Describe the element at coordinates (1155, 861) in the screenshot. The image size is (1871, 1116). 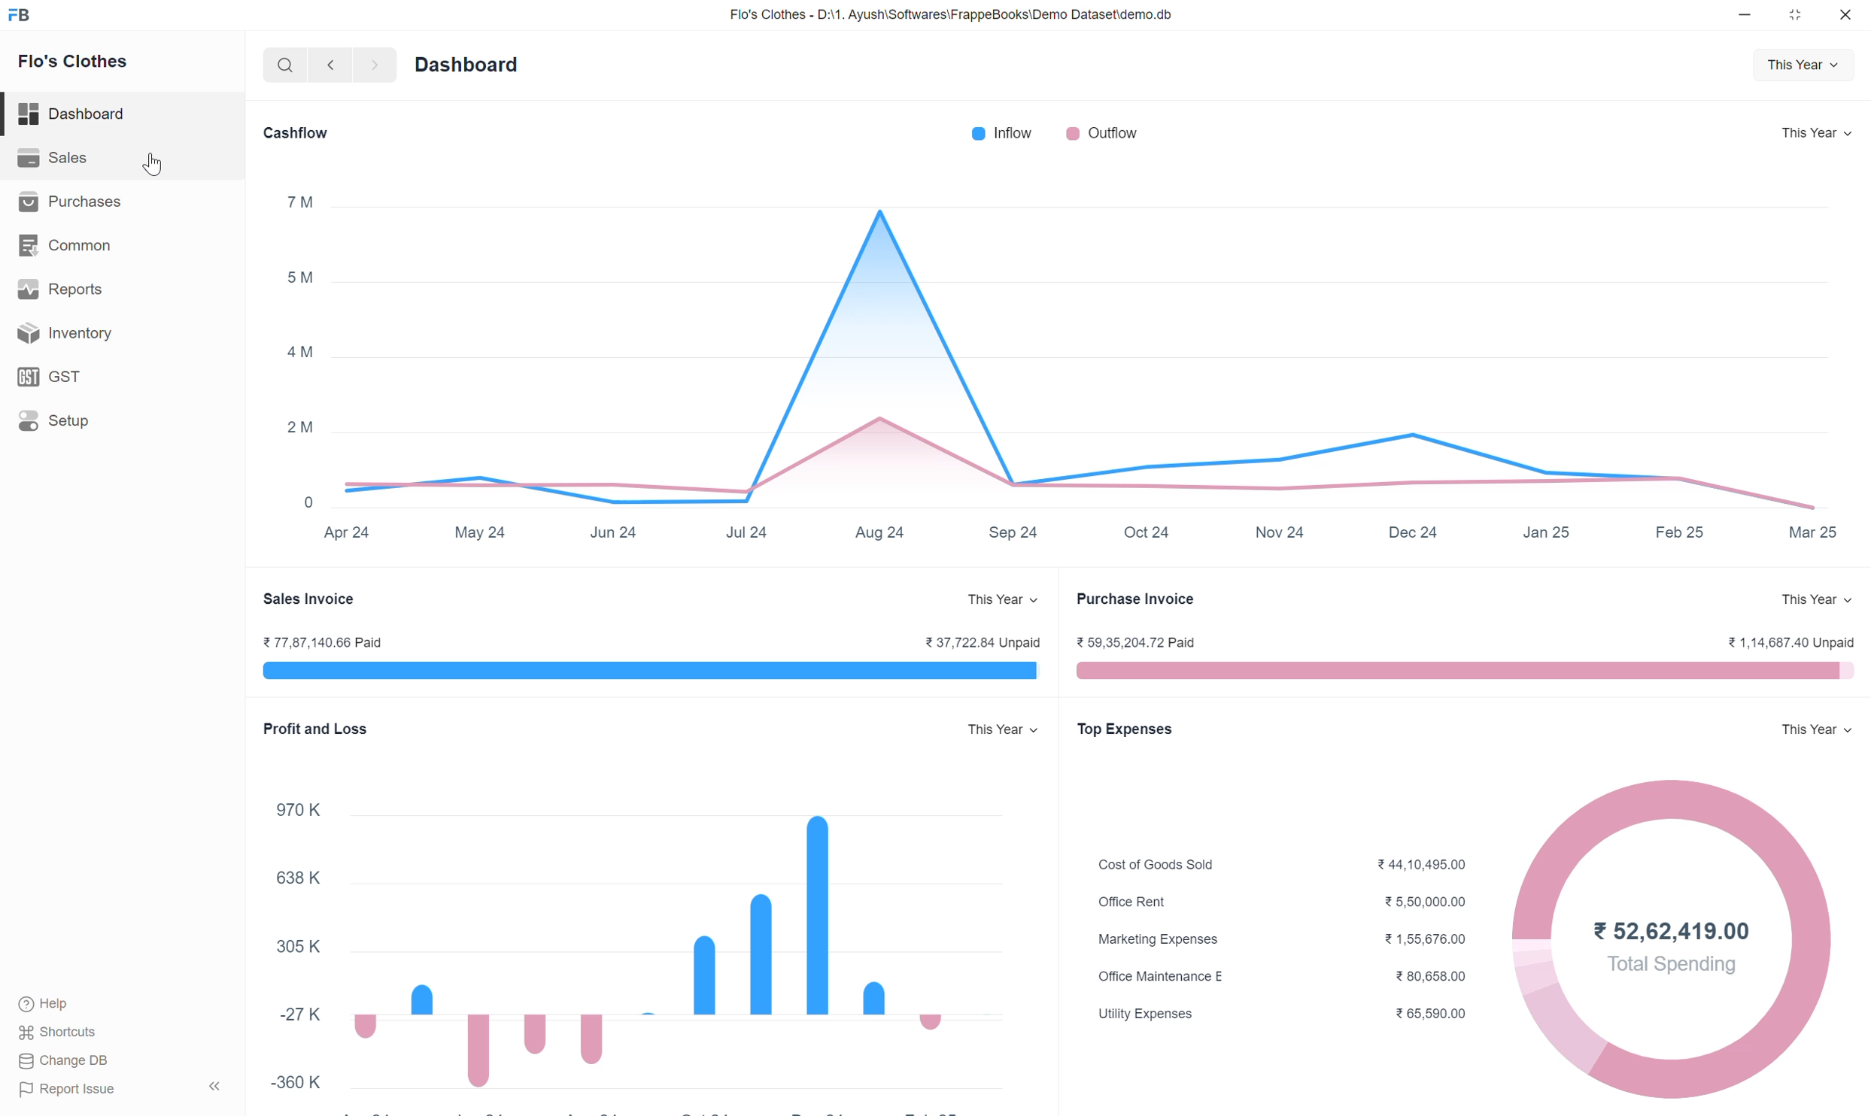
I see `Cost of Goods Sold` at that location.